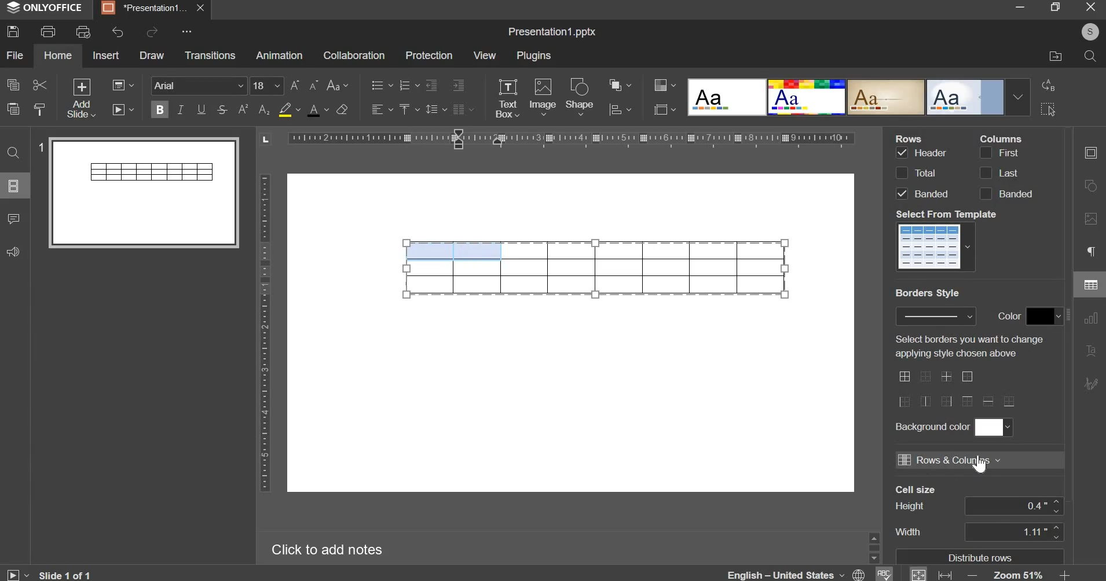 The height and width of the screenshot is (581, 1106). Describe the element at coordinates (982, 557) in the screenshot. I see `Distribute rows` at that location.